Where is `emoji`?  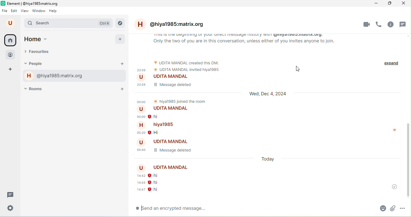
emoji is located at coordinates (368, 208).